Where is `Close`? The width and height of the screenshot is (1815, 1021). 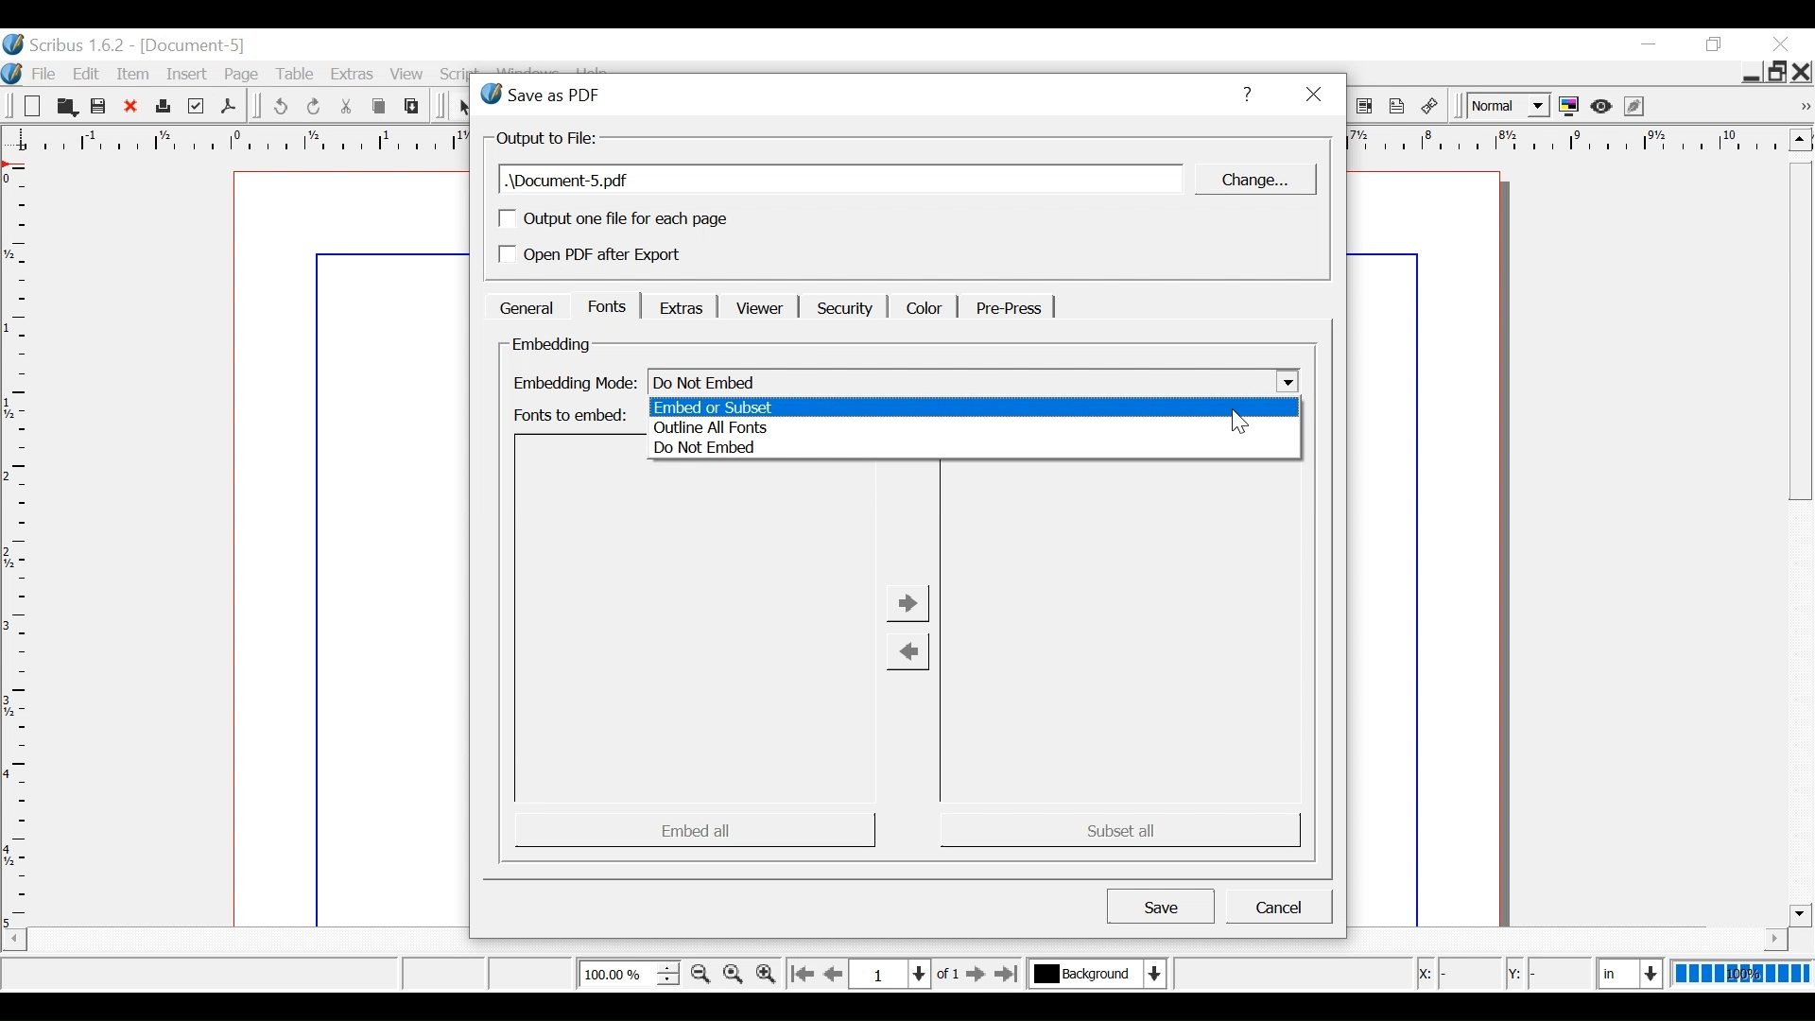 Close is located at coordinates (131, 108).